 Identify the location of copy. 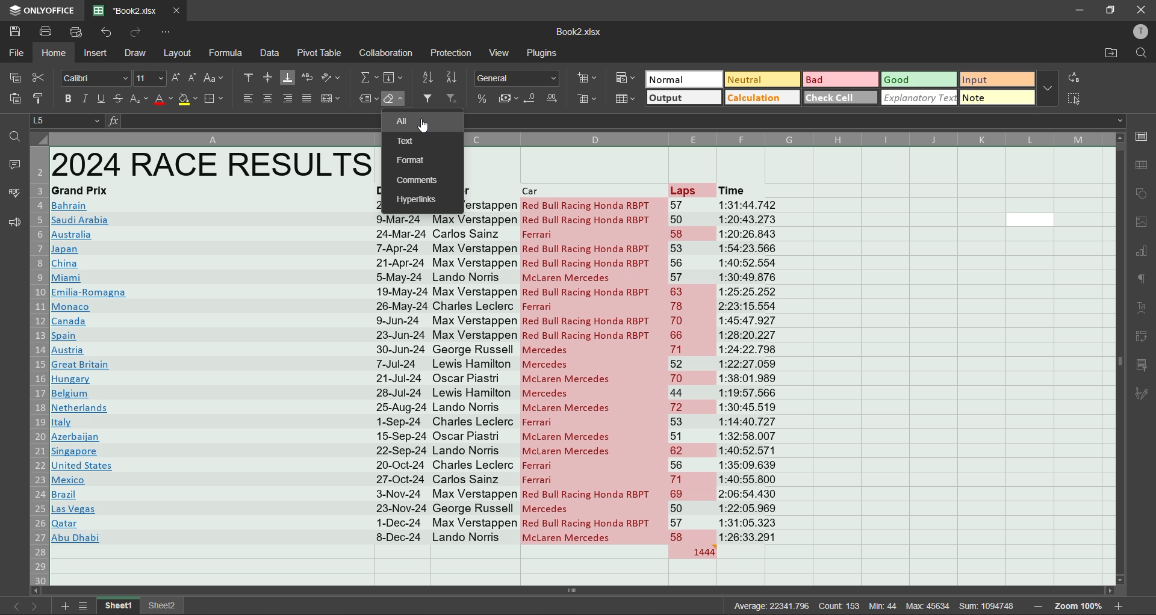
(16, 77).